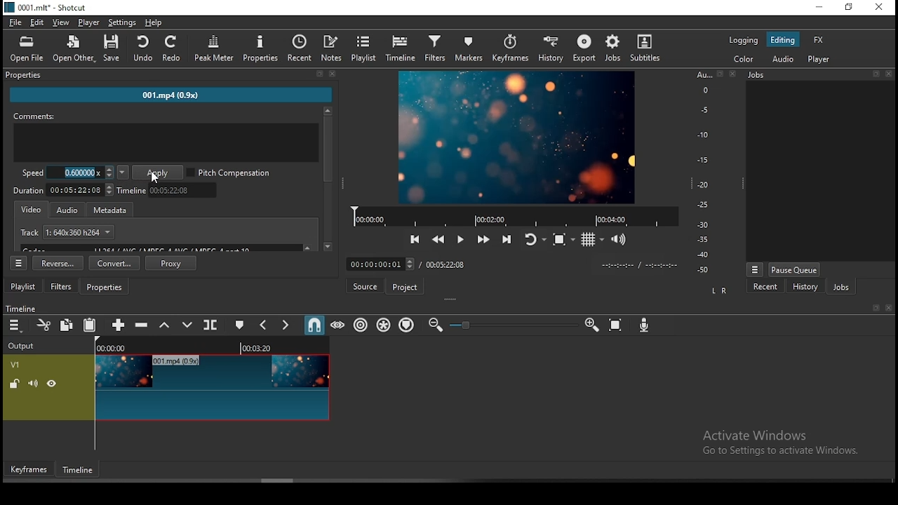 This screenshot has height=505, width=898. I want to click on Open file, so click(25, 49).